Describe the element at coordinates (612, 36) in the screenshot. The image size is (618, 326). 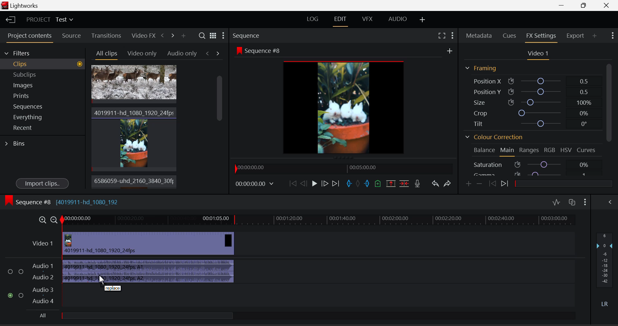
I see `Show Settings` at that location.